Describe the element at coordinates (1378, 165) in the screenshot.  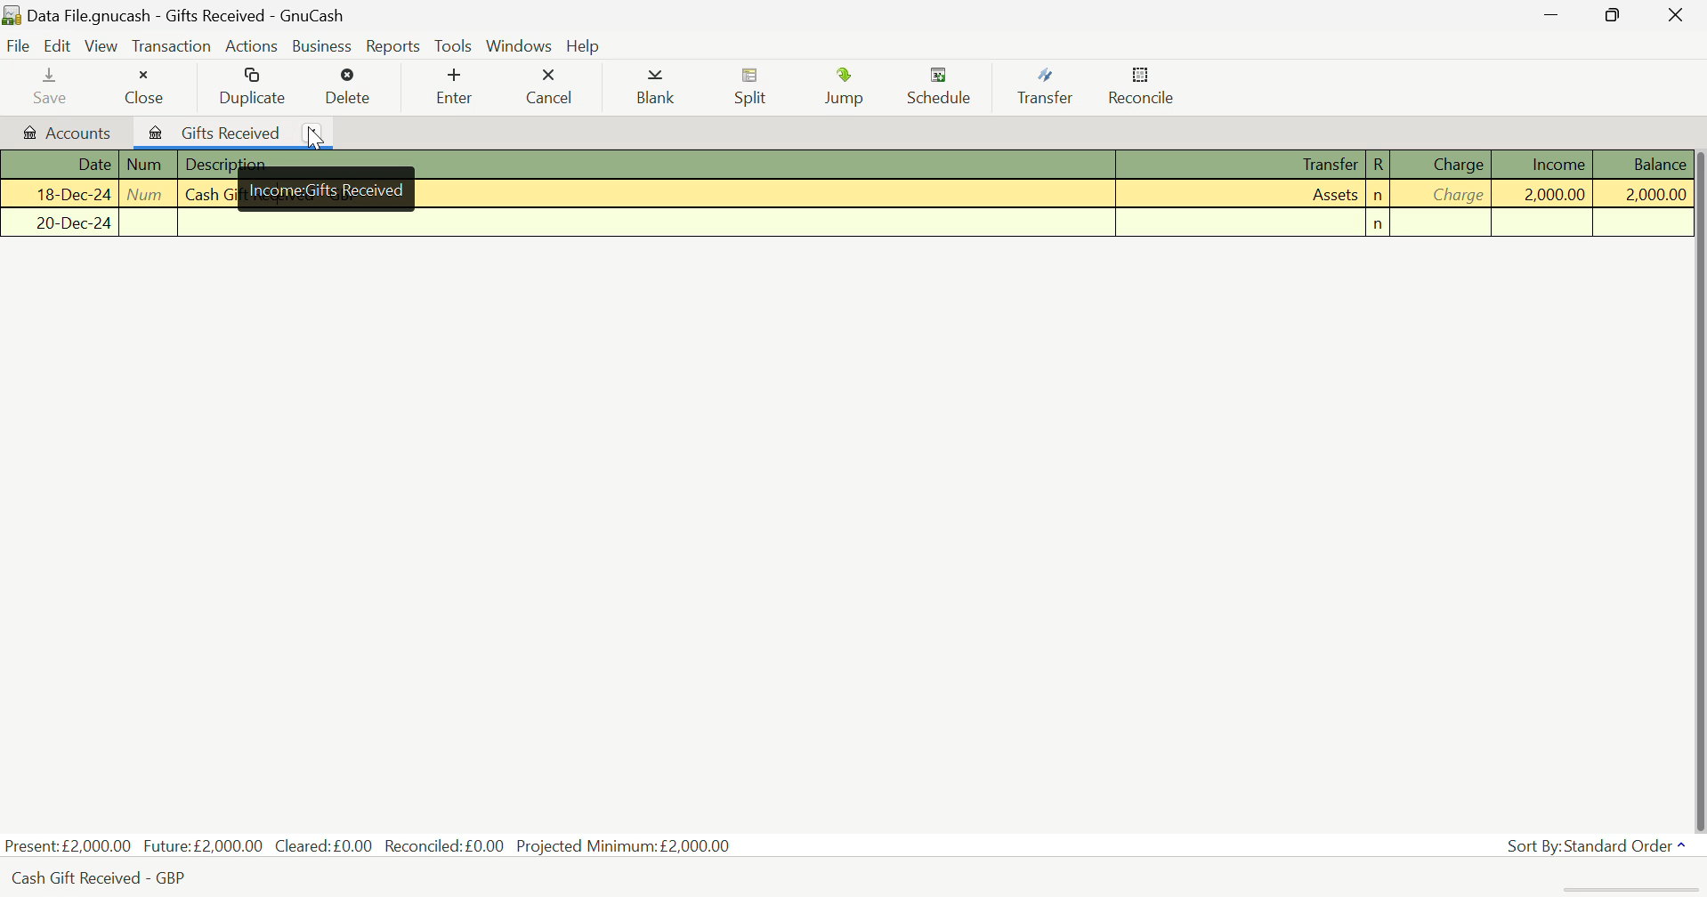
I see `R` at that location.